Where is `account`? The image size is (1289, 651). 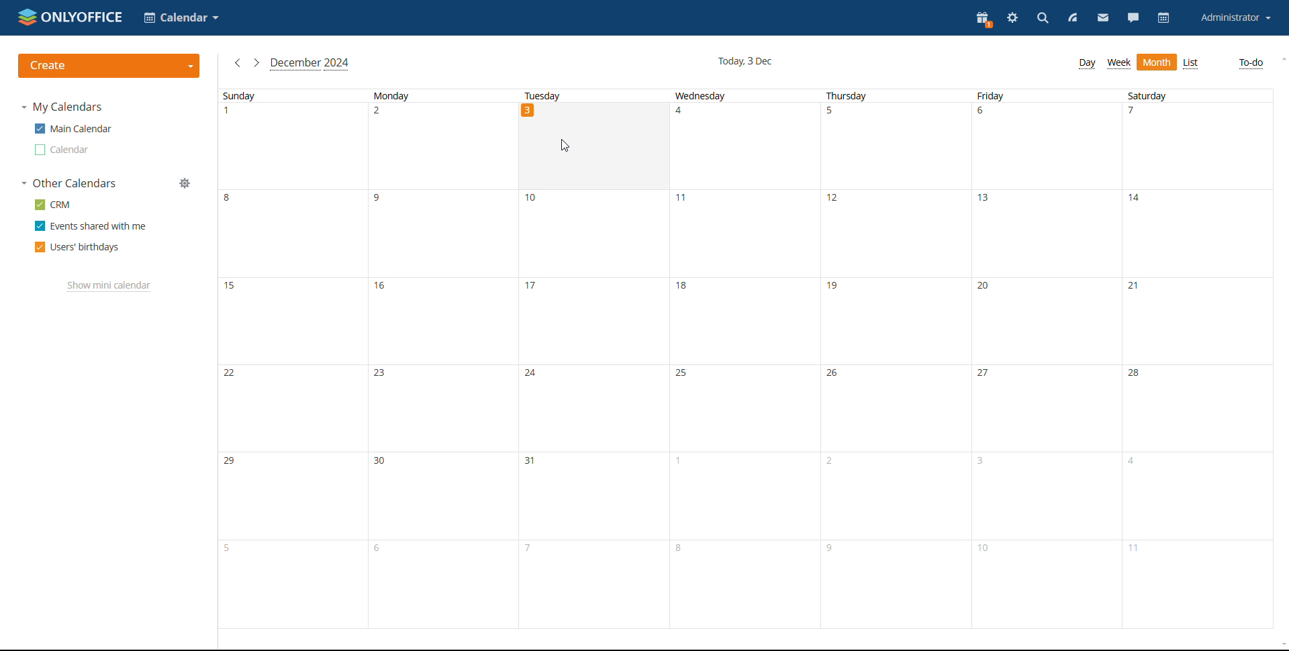
account is located at coordinates (1237, 18).